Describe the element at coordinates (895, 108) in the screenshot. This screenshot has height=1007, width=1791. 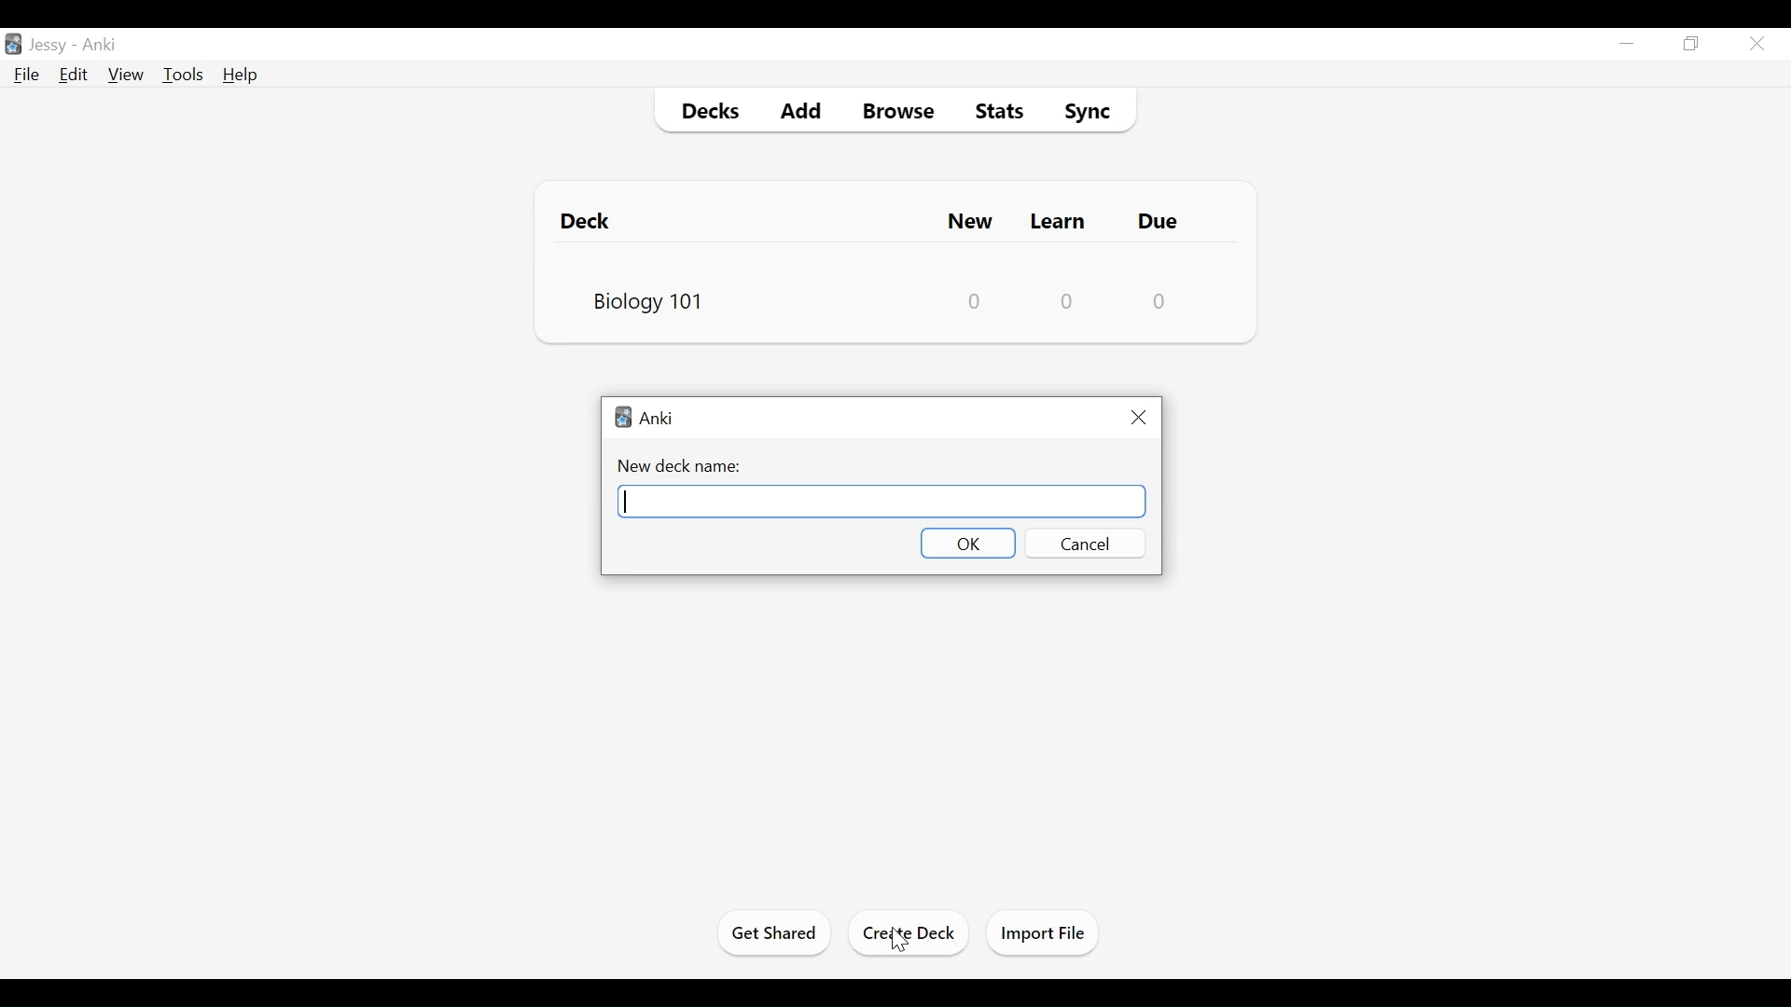
I see `Browse` at that location.